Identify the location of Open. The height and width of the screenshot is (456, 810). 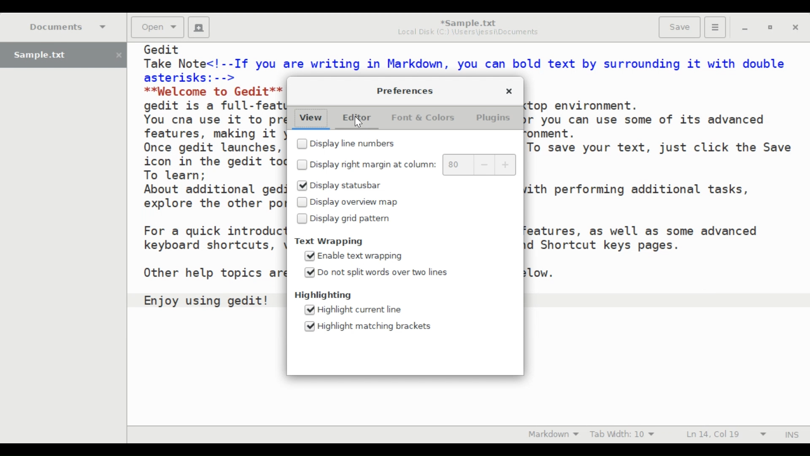
(157, 27).